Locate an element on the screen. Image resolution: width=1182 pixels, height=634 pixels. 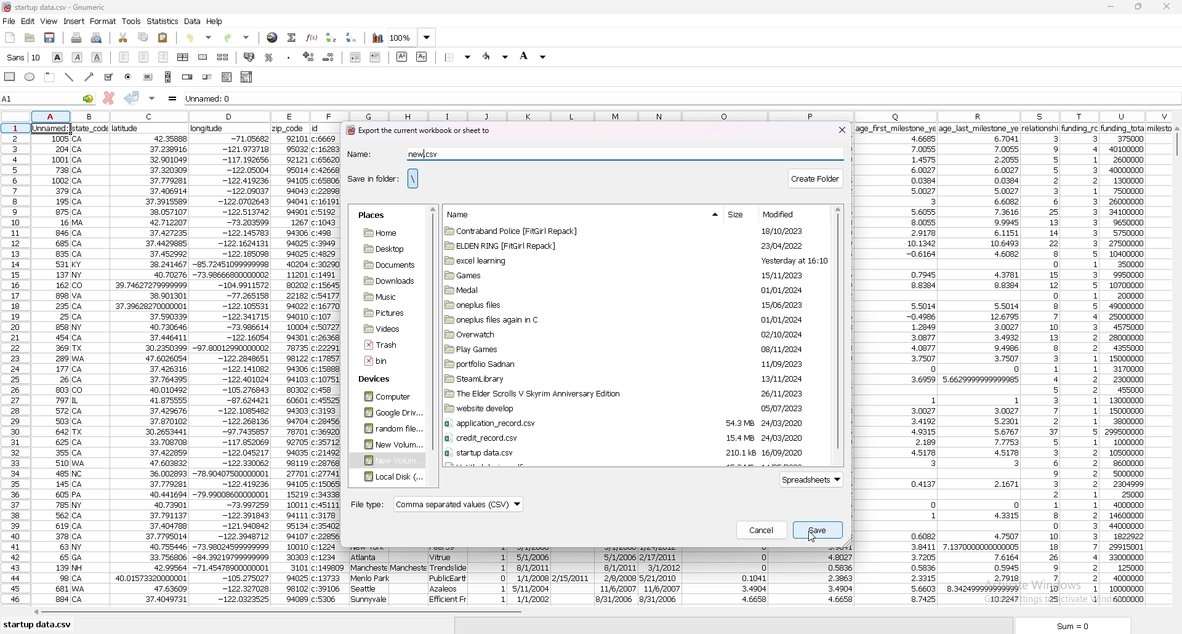
data is located at coordinates (660, 574).